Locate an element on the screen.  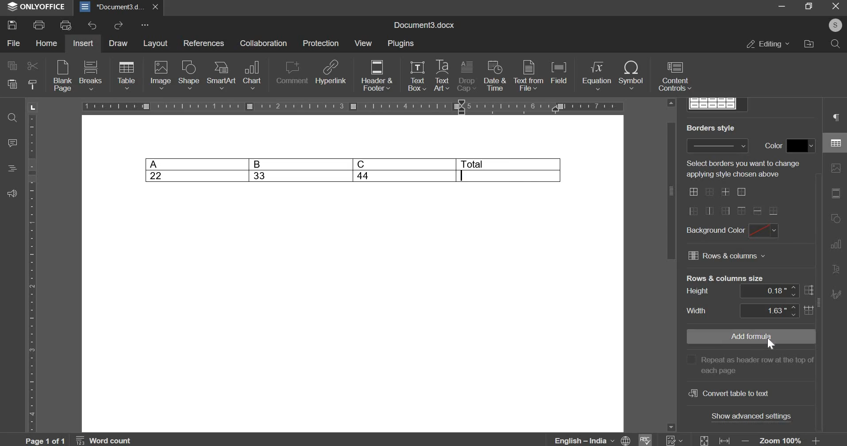
cursor is located at coordinates (771, 345).